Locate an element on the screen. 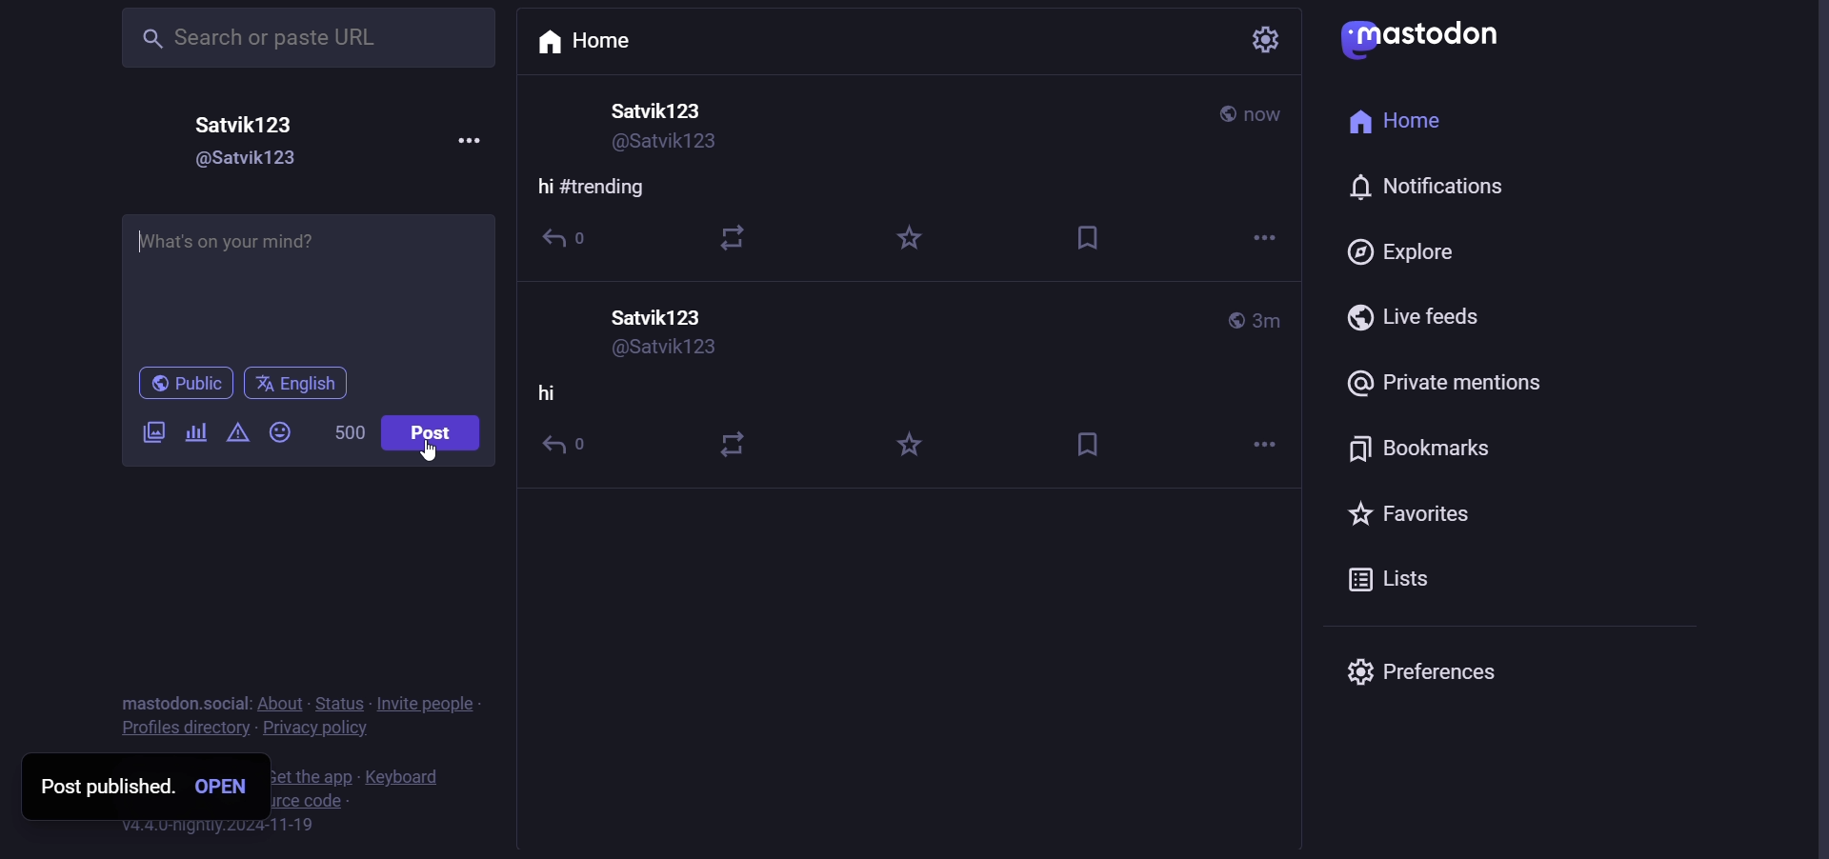 The width and height of the screenshot is (1829, 859). home is located at coordinates (1395, 123).